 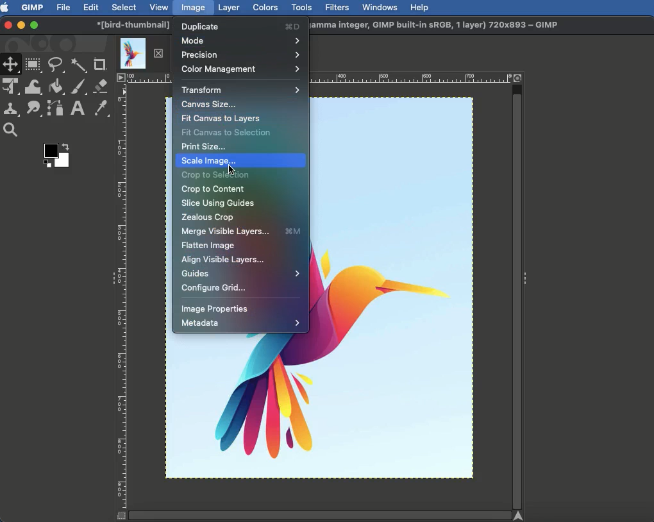 I want to click on Eraser, so click(x=101, y=86).